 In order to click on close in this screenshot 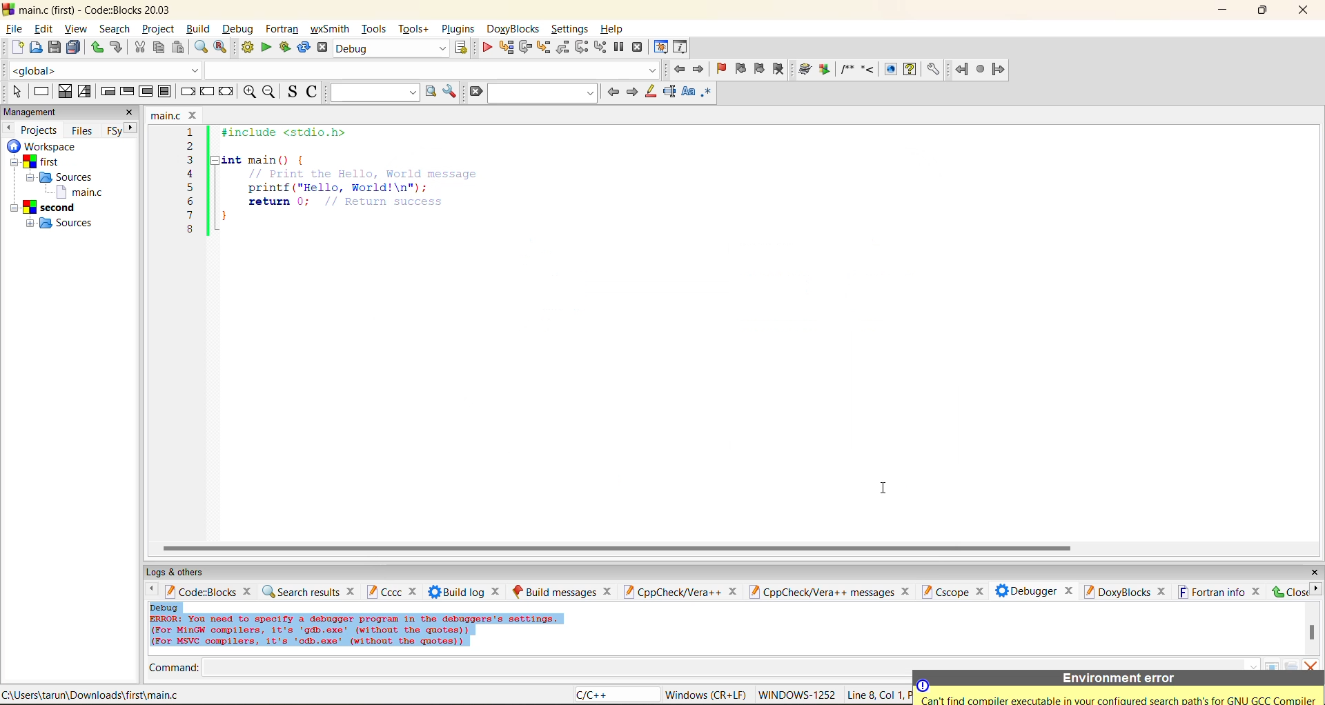, I will do `click(1162, 592)`.